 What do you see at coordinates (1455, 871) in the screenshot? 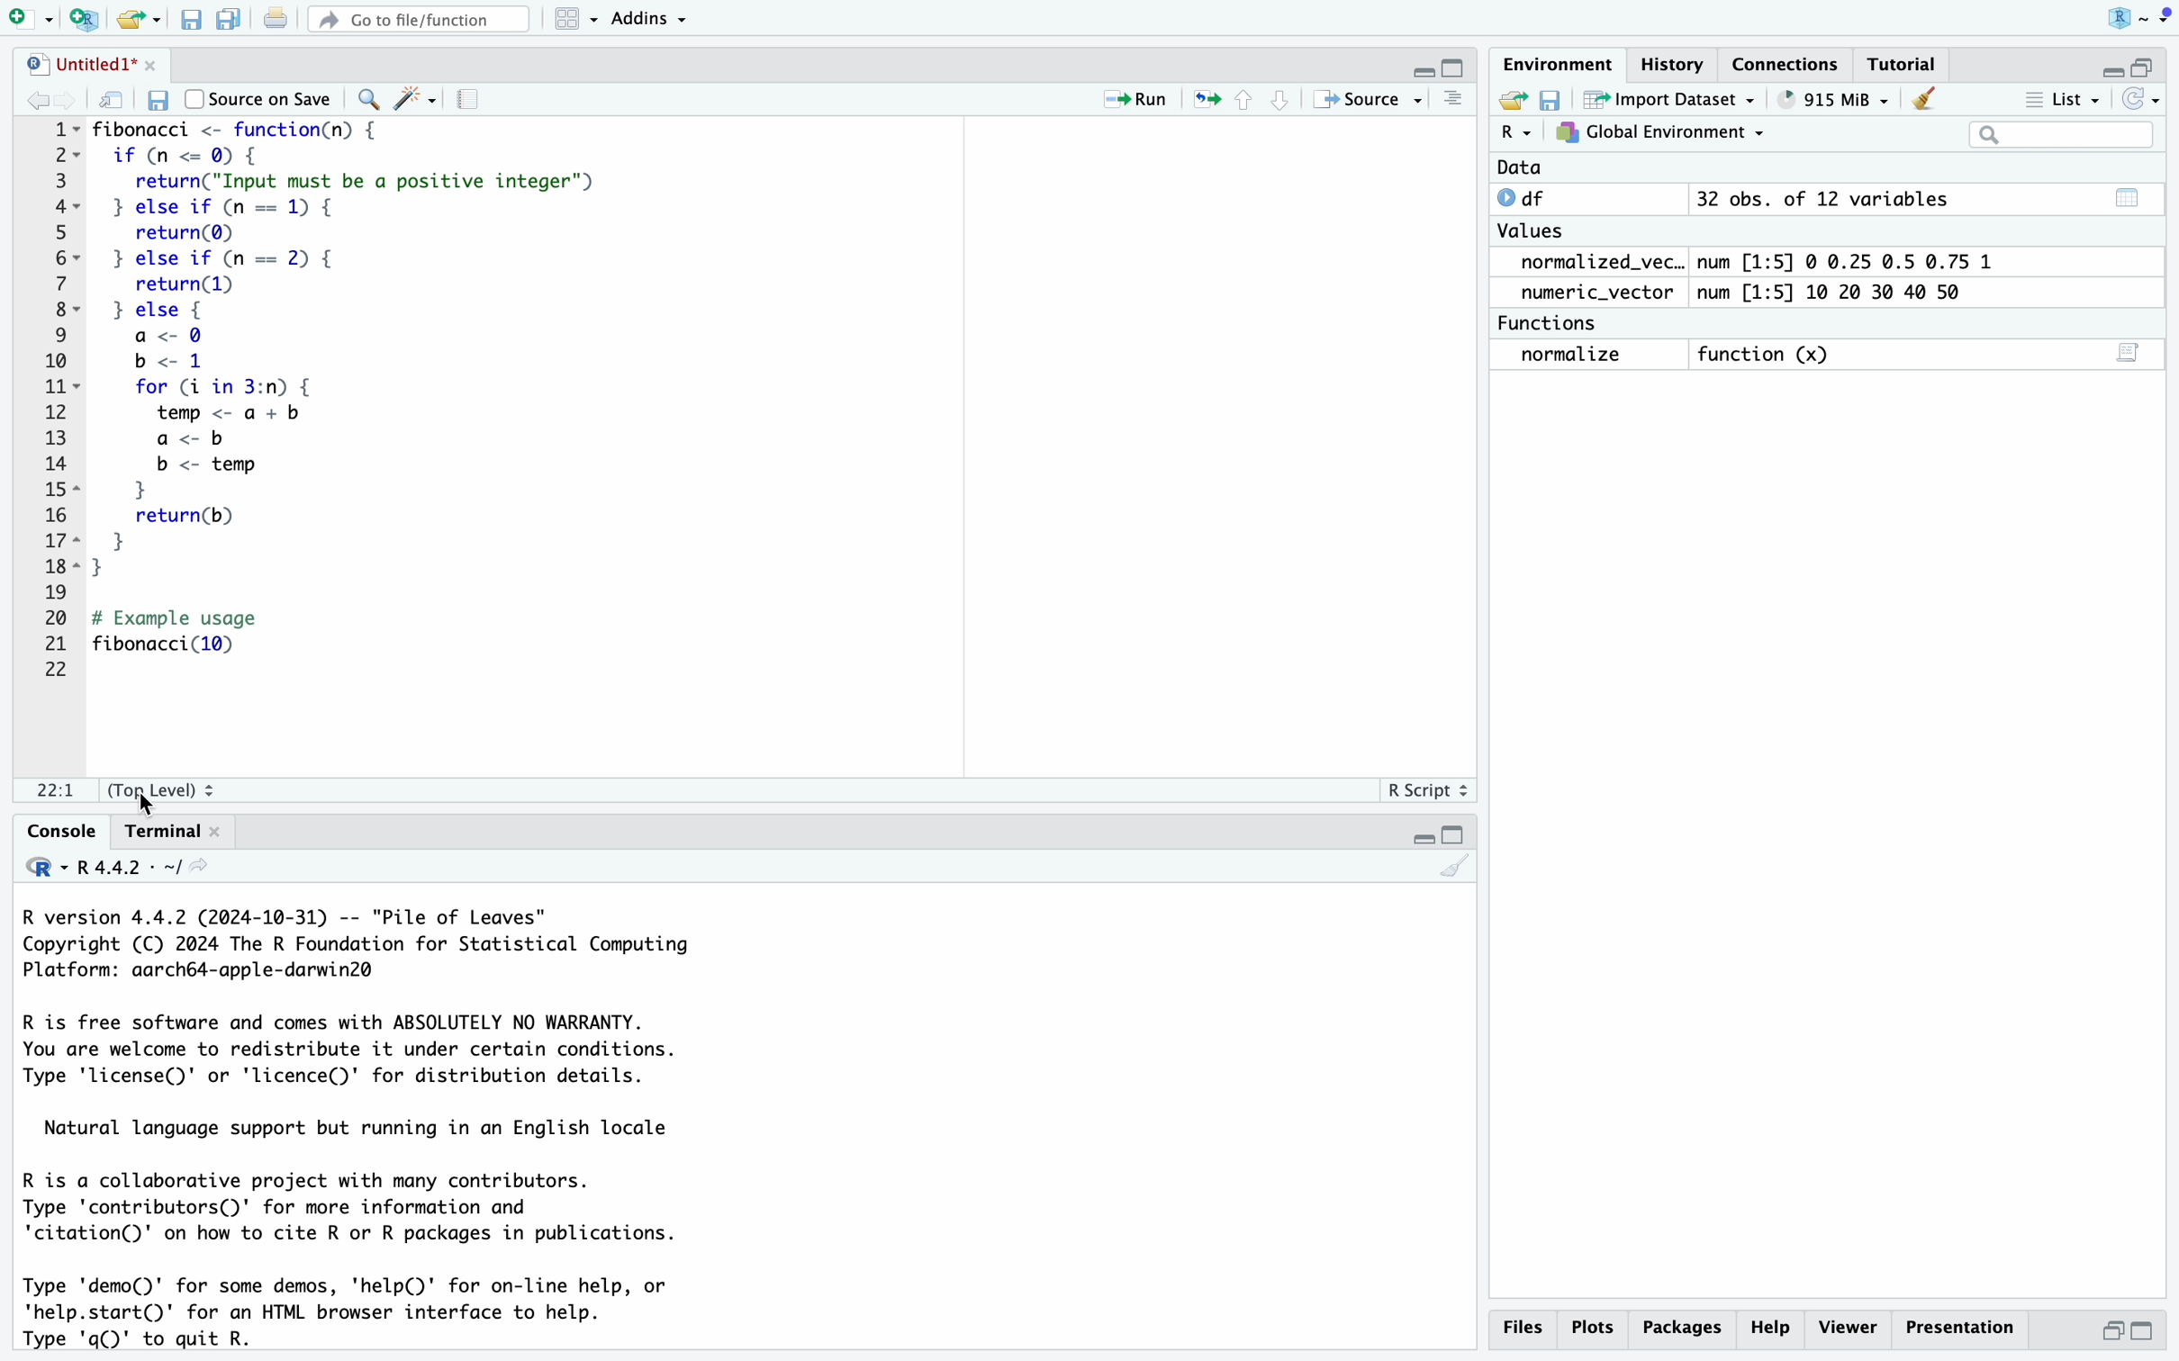
I see `clear console` at bounding box center [1455, 871].